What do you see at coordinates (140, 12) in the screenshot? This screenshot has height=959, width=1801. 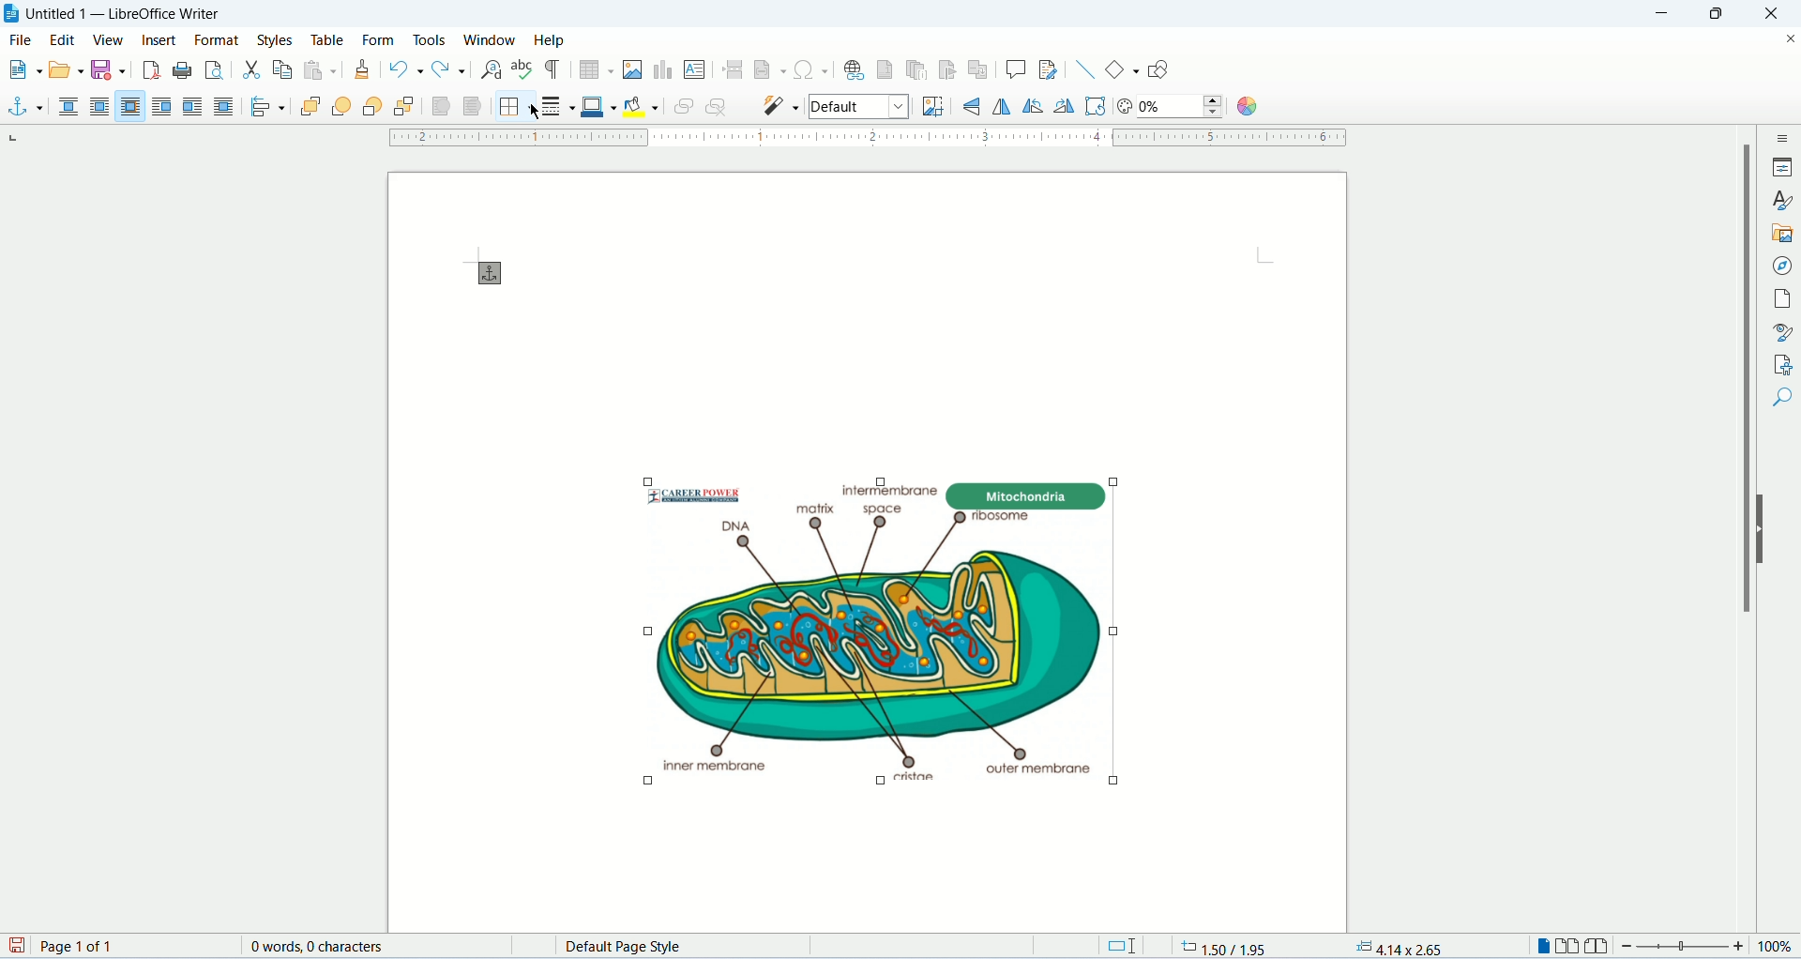 I see `Untitled 1 - LibreOffice Writer` at bounding box center [140, 12].